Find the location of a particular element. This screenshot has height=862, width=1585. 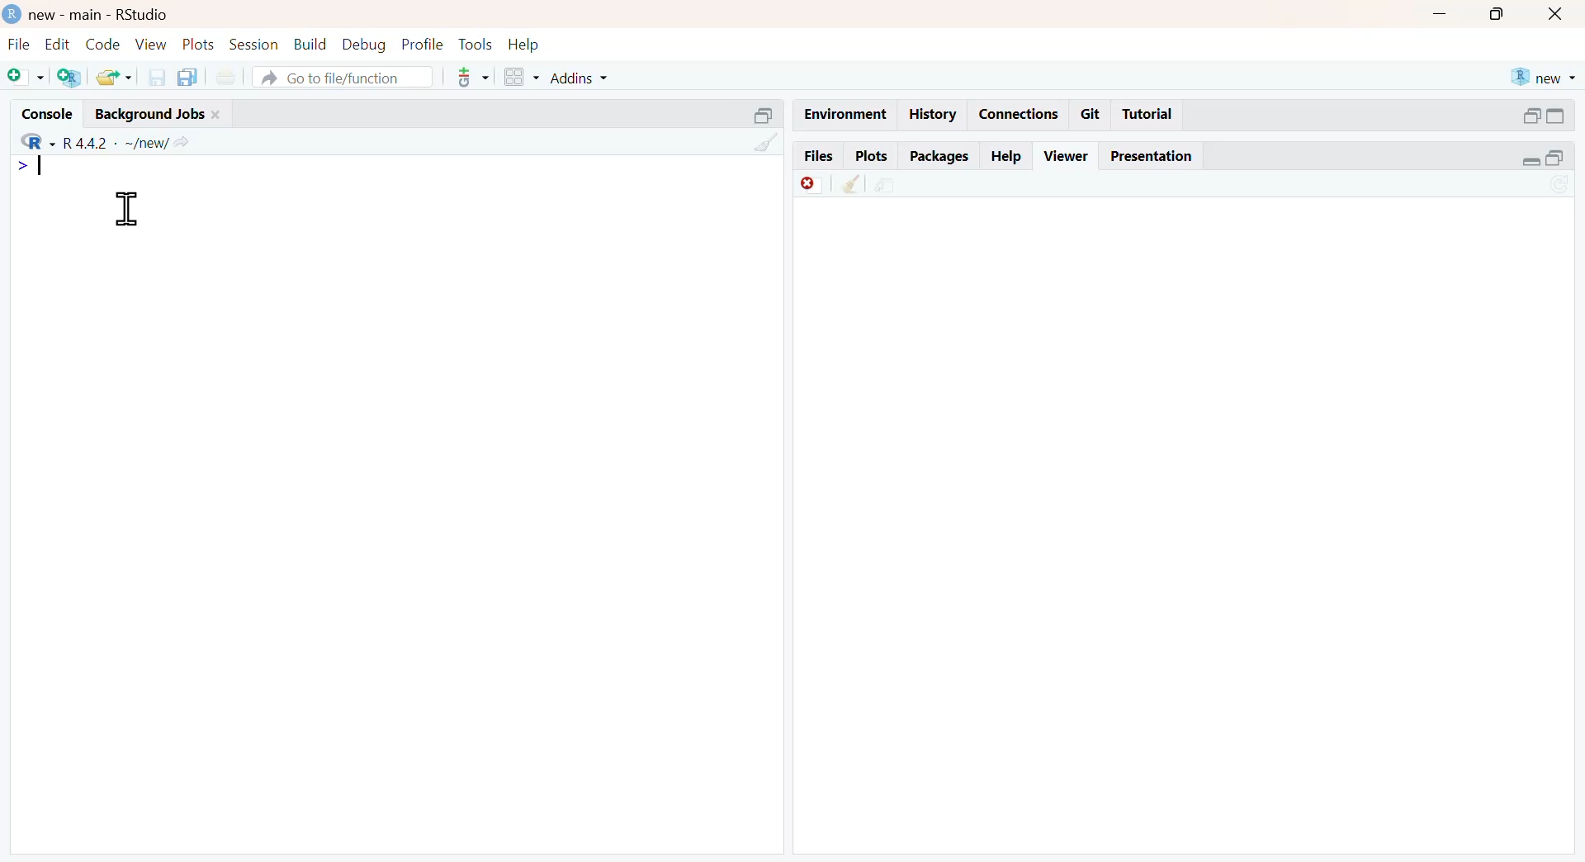

console is located at coordinates (48, 114).